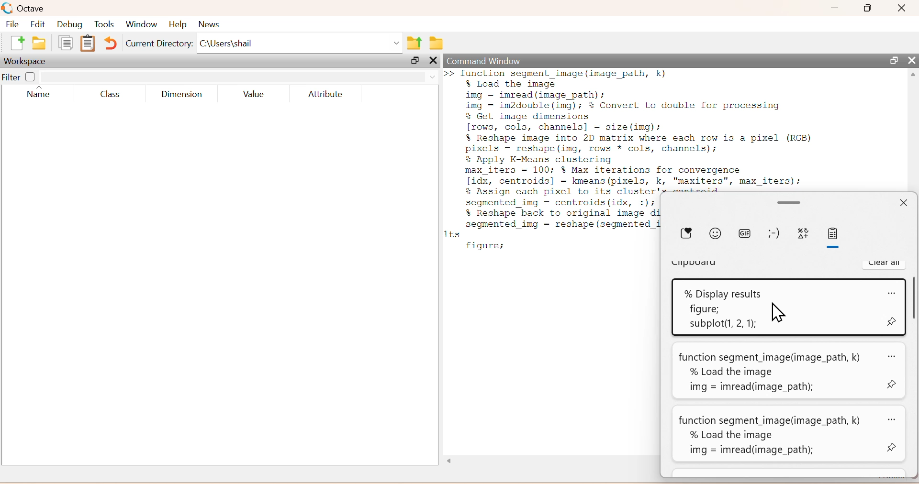 The height and width of the screenshot is (484, 919). I want to click on Close, so click(909, 61).